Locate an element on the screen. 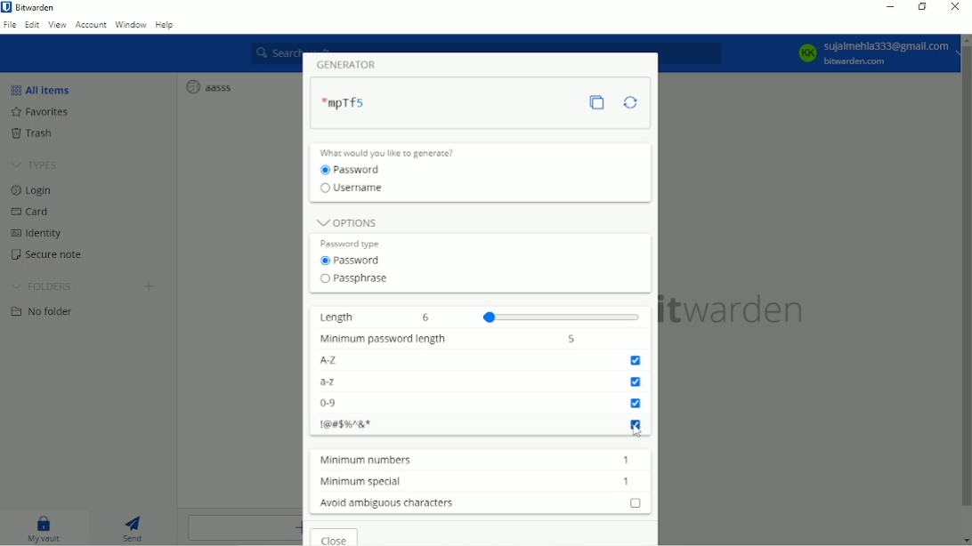  Password generated is located at coordinates (351, 100).